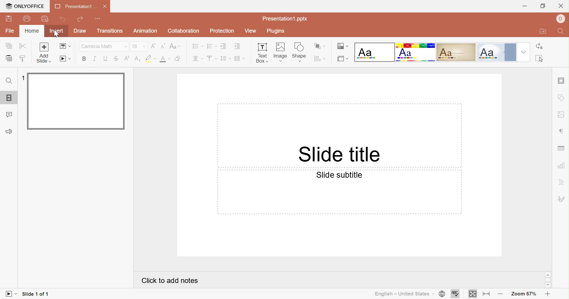 The height and width of the screenshot is (299, 569). Describe the element at coordinates (9, 114) in the screenshot. I see `Comments` at that location.